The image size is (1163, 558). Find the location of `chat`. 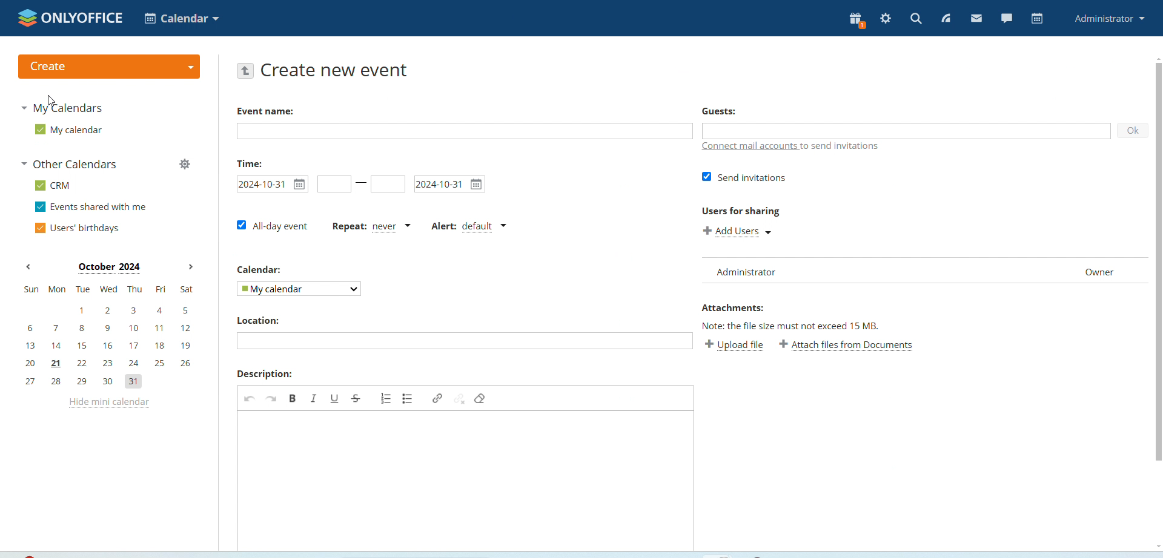

chat is located at coordinates (1008, 17).